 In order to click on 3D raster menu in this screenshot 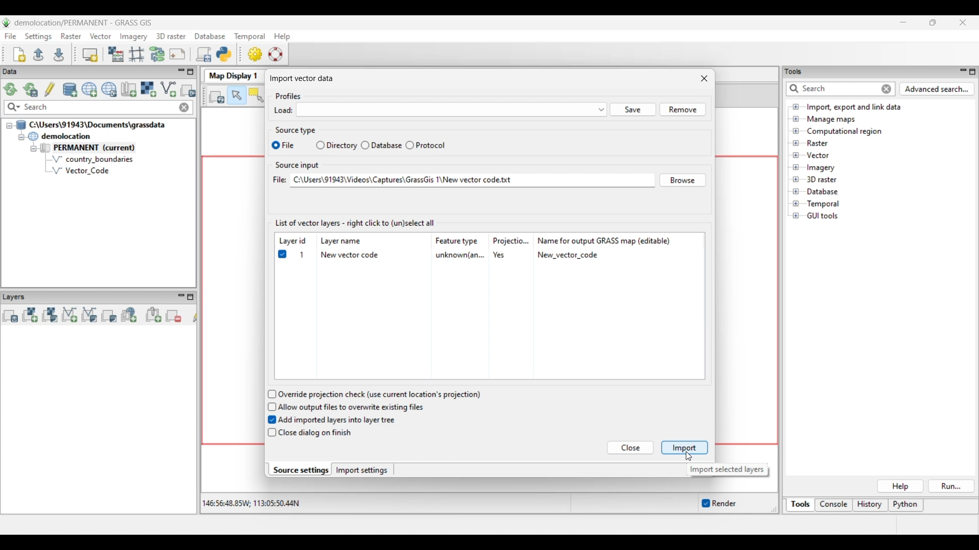, I will do `click(171, 36)`.